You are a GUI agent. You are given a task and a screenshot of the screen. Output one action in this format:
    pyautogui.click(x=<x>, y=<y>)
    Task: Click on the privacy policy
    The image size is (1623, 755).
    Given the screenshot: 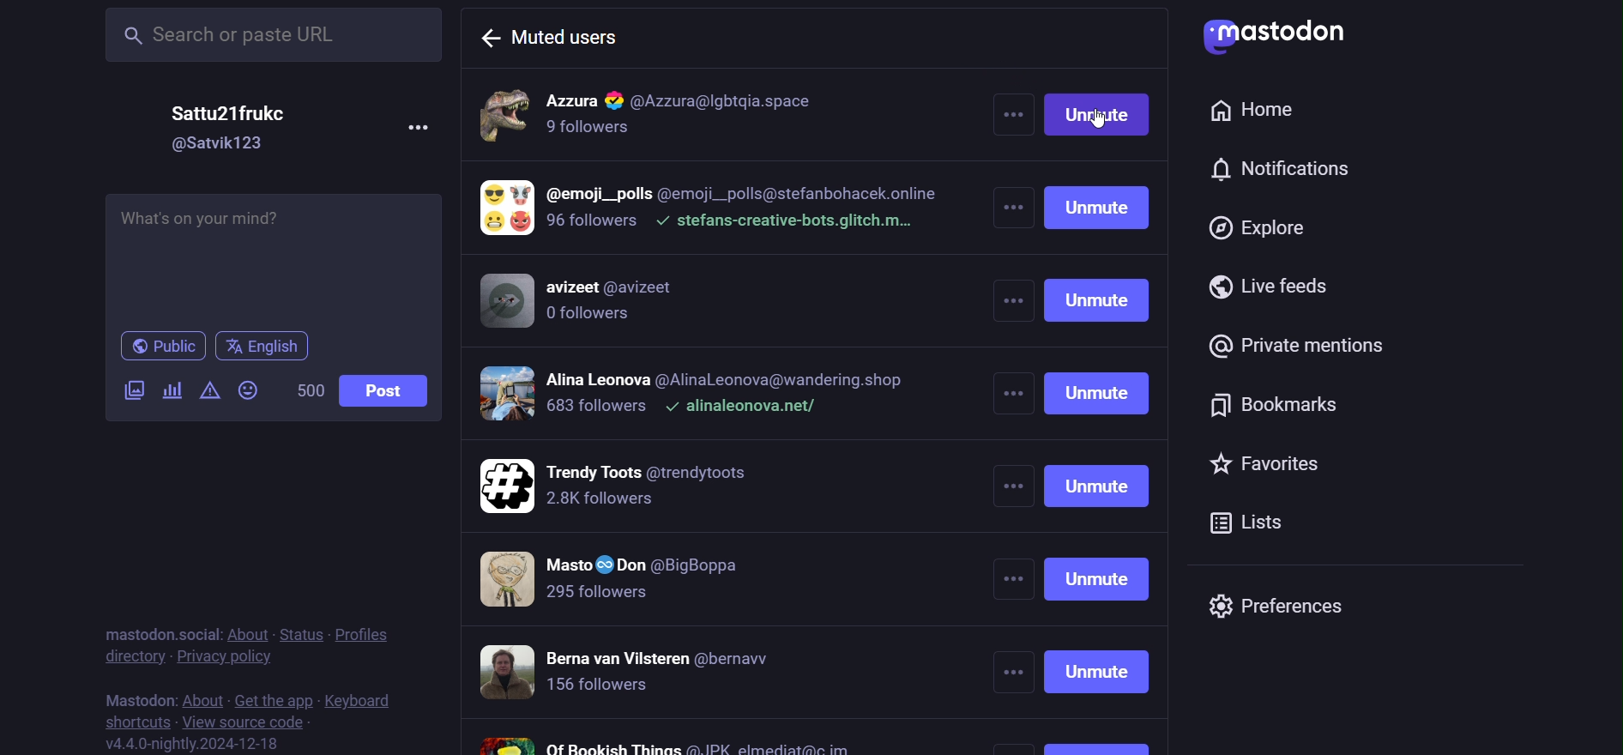 What is the action you would take?
    pyautogui.click(x=225, y=655)
    